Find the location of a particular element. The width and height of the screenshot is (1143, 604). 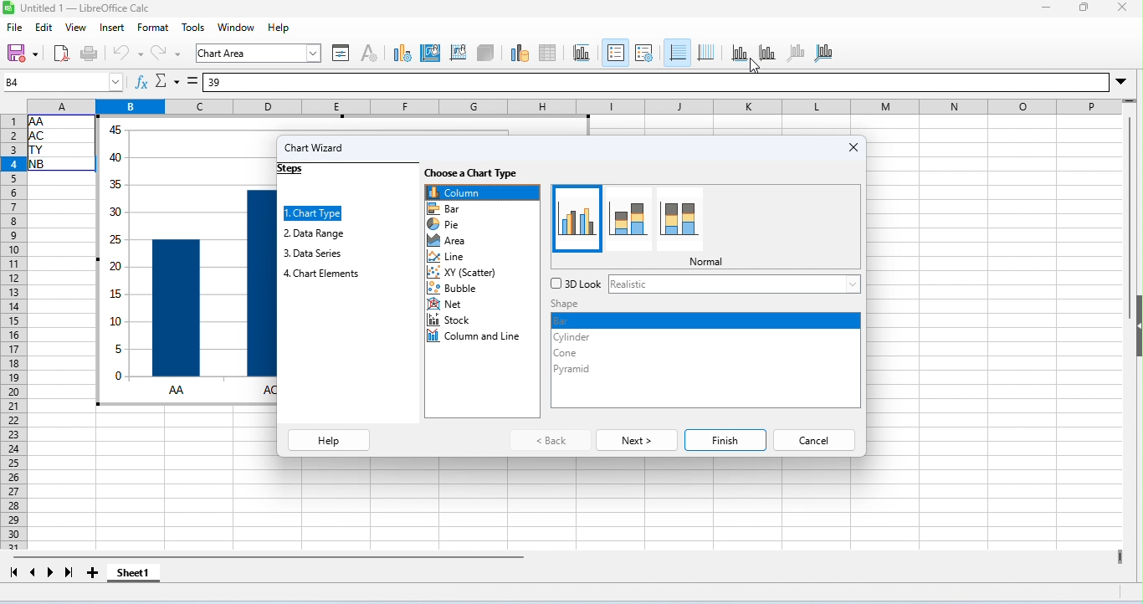

edit is located at coordinates (44, 28).